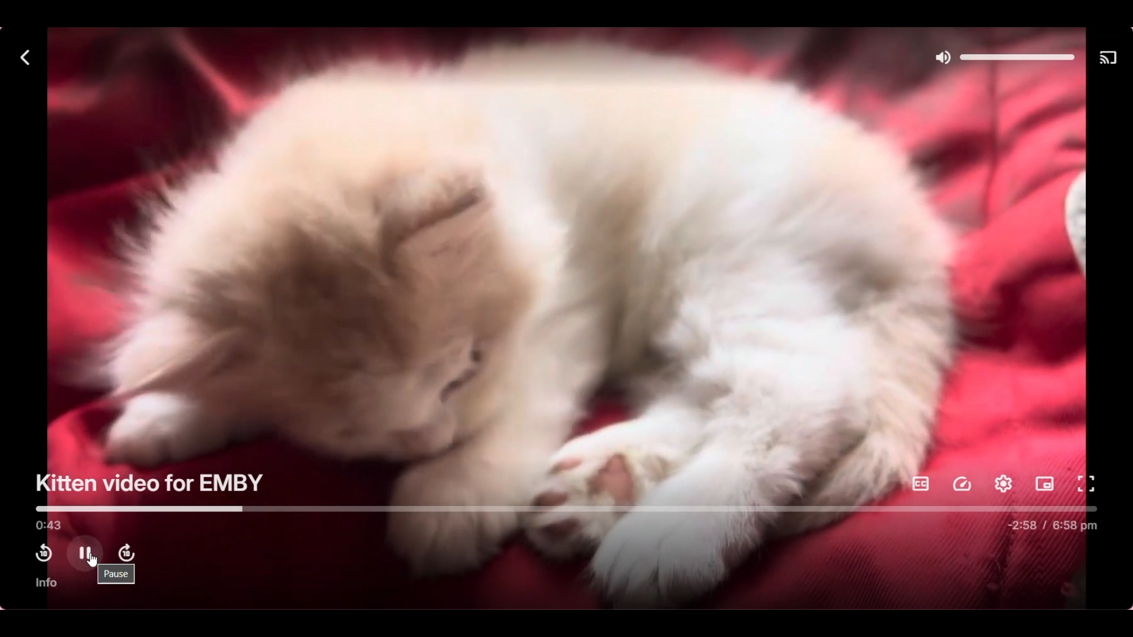 The width and height of the screenshot is (1133, 637). Describe the element at coordinates (1111, 59) in the screenshot. I see `Play on another device` at that location.